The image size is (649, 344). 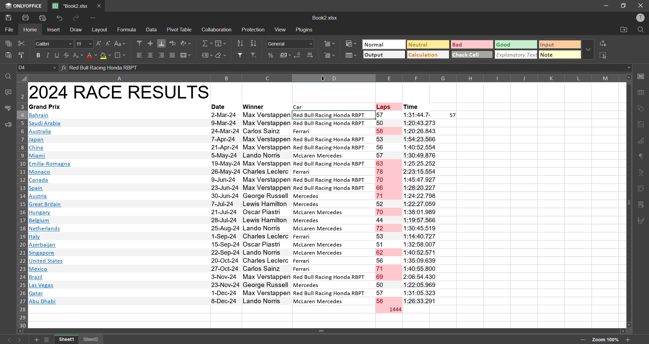 What do you see at coordinates (35, 340) in the screenshot?
I see `add new worksheet` at bounding box center [35, 340].